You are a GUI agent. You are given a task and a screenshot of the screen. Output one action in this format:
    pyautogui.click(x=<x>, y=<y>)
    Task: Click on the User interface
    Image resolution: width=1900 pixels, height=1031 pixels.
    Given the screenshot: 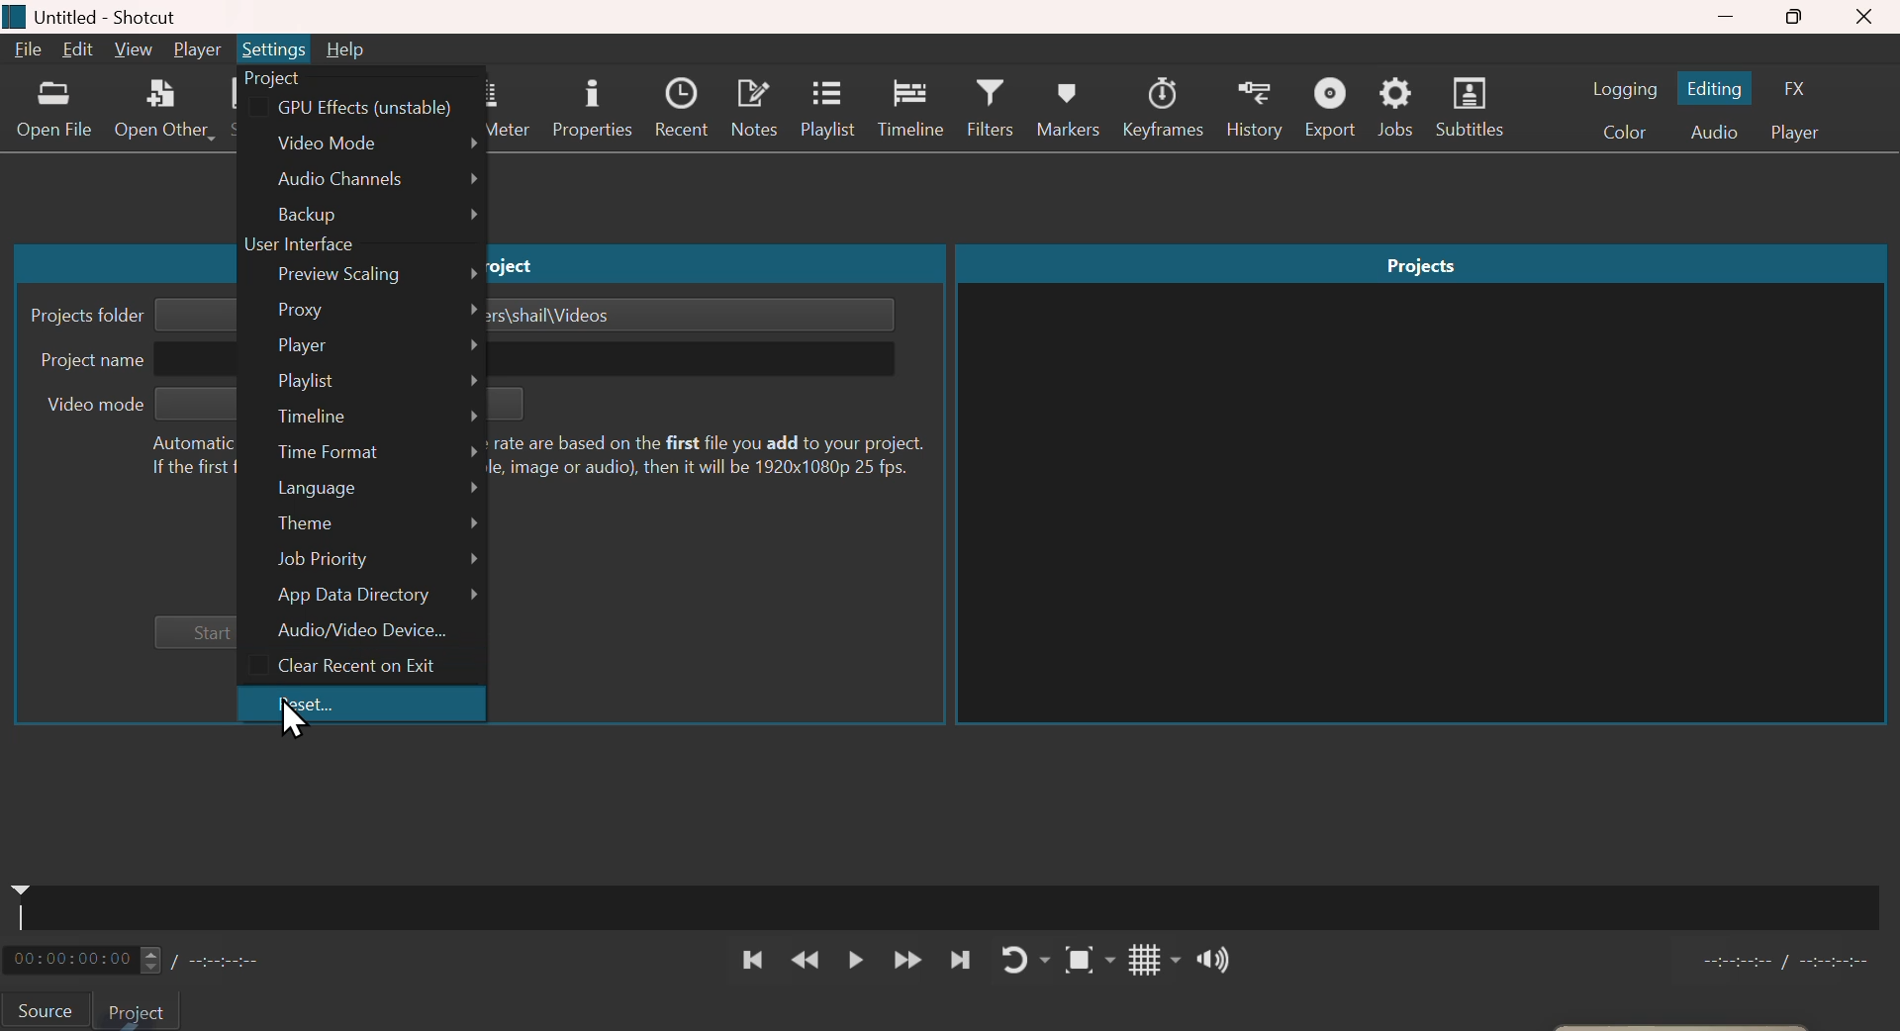 What is the action you would take?
    pyautogui.click(x=300, y=246)
    